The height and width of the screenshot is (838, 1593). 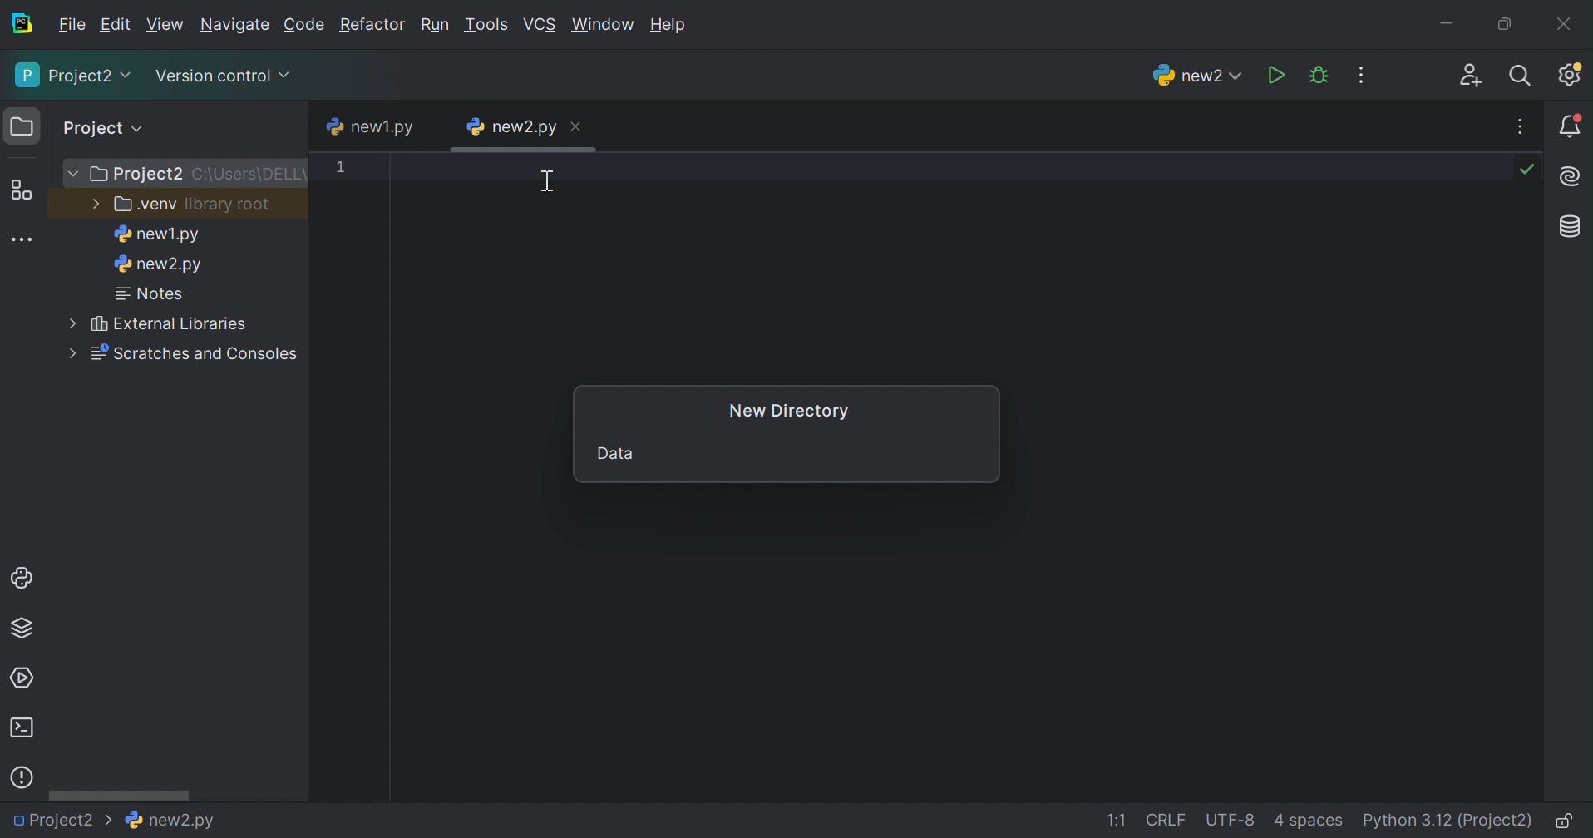 What do you see at coordinates (1449, 821) in the screenshot?
I see `Python 3.12 (Project)` at bounding box center [1449, 821].